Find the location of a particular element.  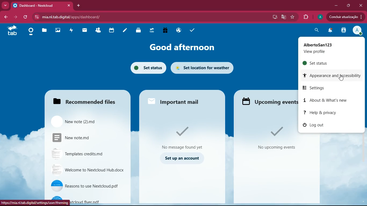

calendar is located at coordinates (112, 31).